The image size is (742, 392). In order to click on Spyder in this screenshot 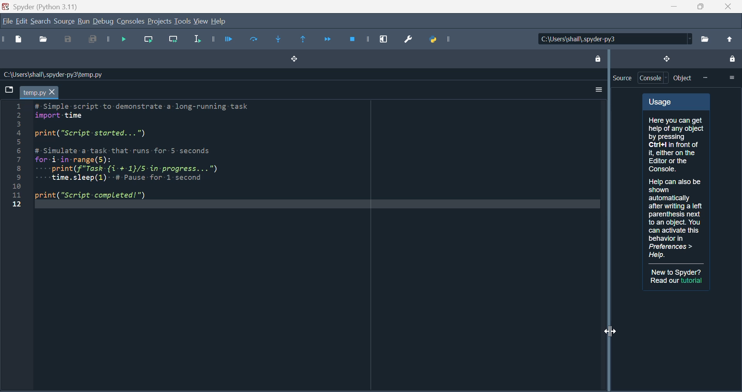, I will do `click(47, 6)`.